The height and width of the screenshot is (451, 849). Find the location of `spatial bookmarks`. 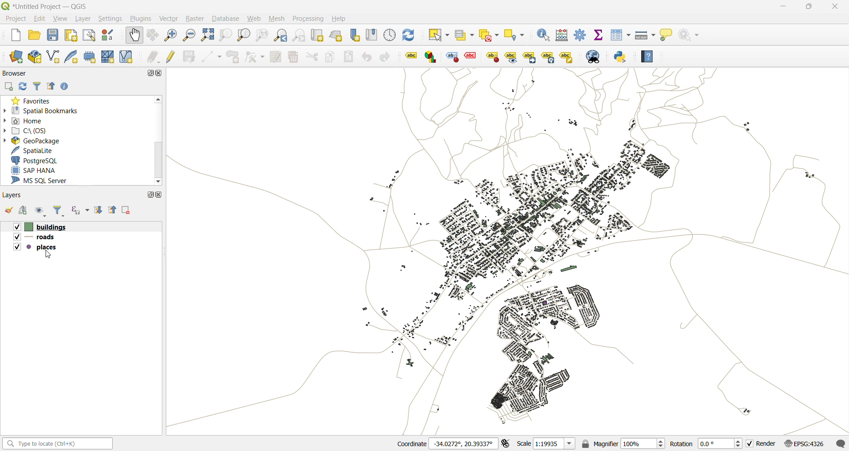

spatial bookmarks is located at coordinates (46, 111).